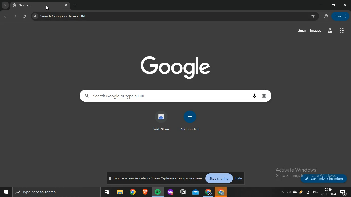 This screenshot has width=351, height=197. What do you see at coordinates (165, 96) in the screenshot?
I see `search google or type a url` at bounding box center [165, 96].